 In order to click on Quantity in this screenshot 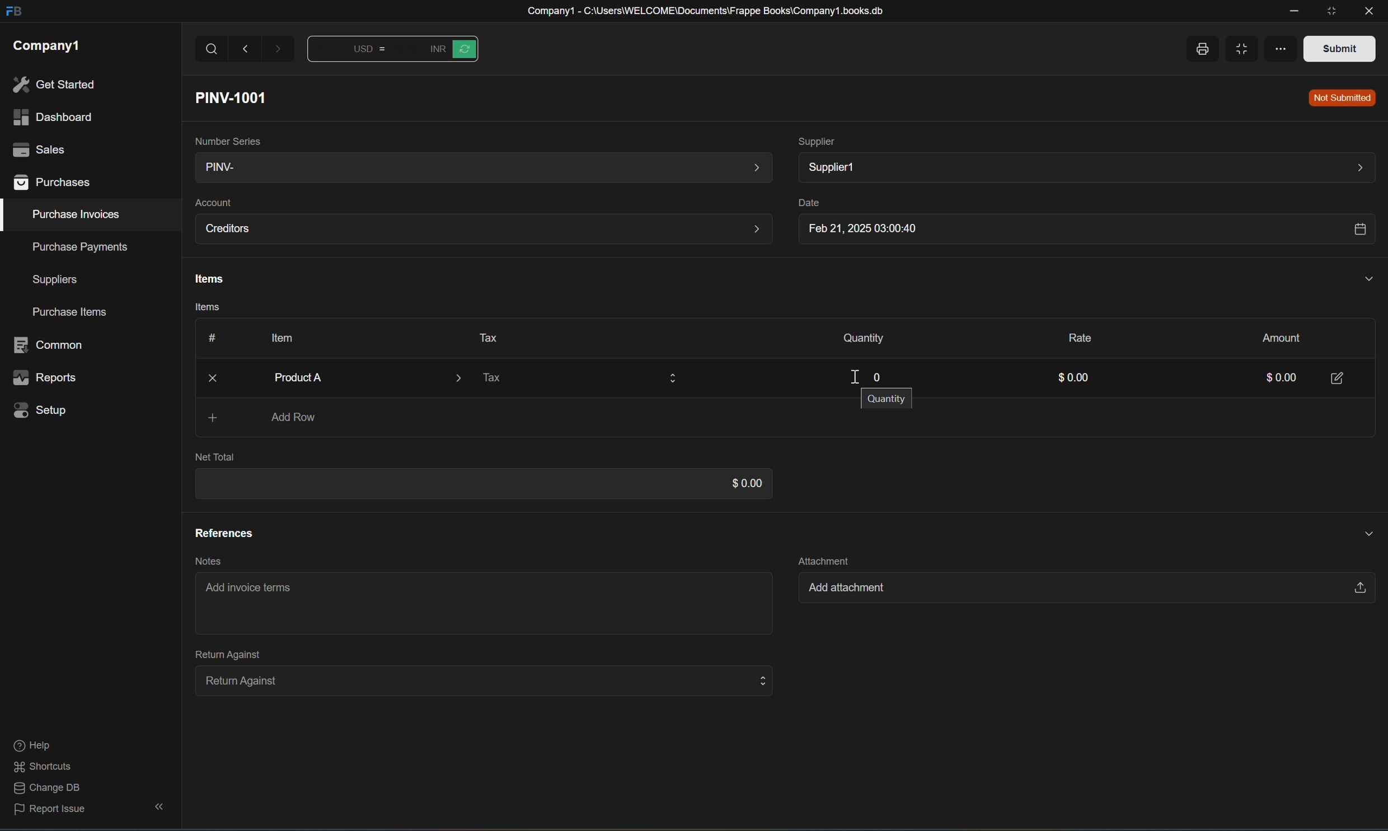, I will do `click(857, 339)`.